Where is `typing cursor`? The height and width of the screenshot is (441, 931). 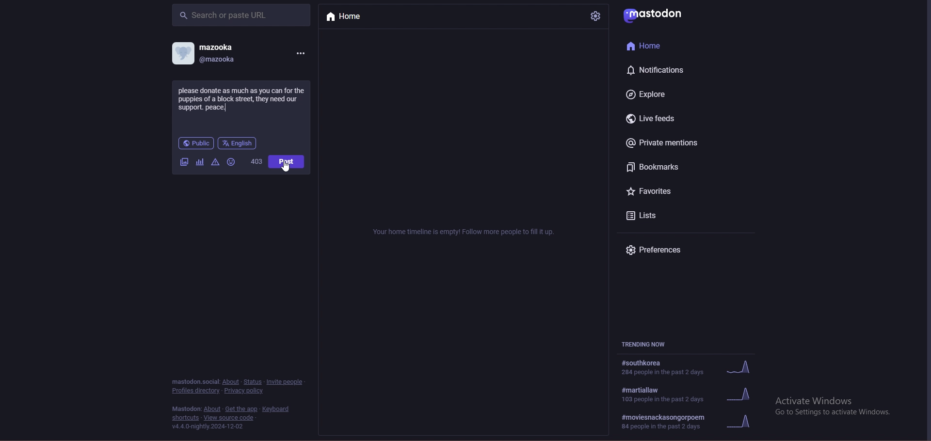 typing cursor is located at coordinates (227, 108).